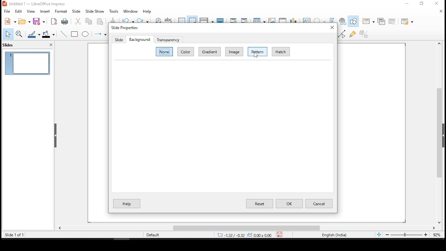  I want to click on help, so click(148, 11).